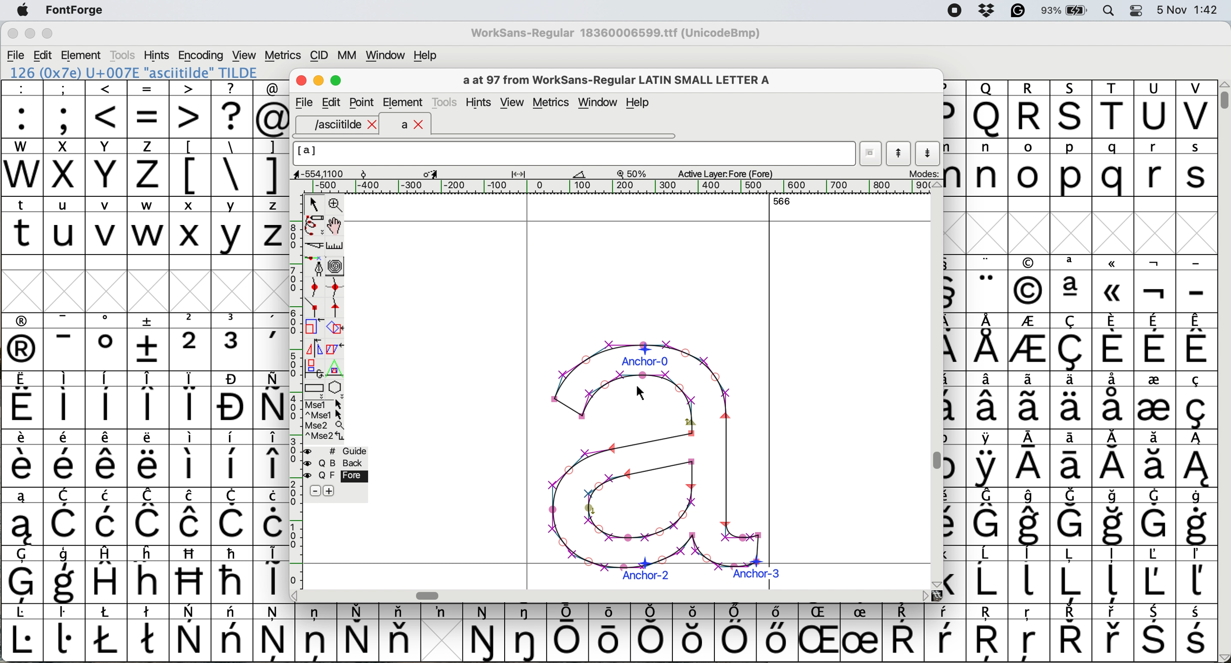 The image size is (1231, 663). Describe the element at coordinates (282, 55) in the screenshot. I see `metrics` at that location.